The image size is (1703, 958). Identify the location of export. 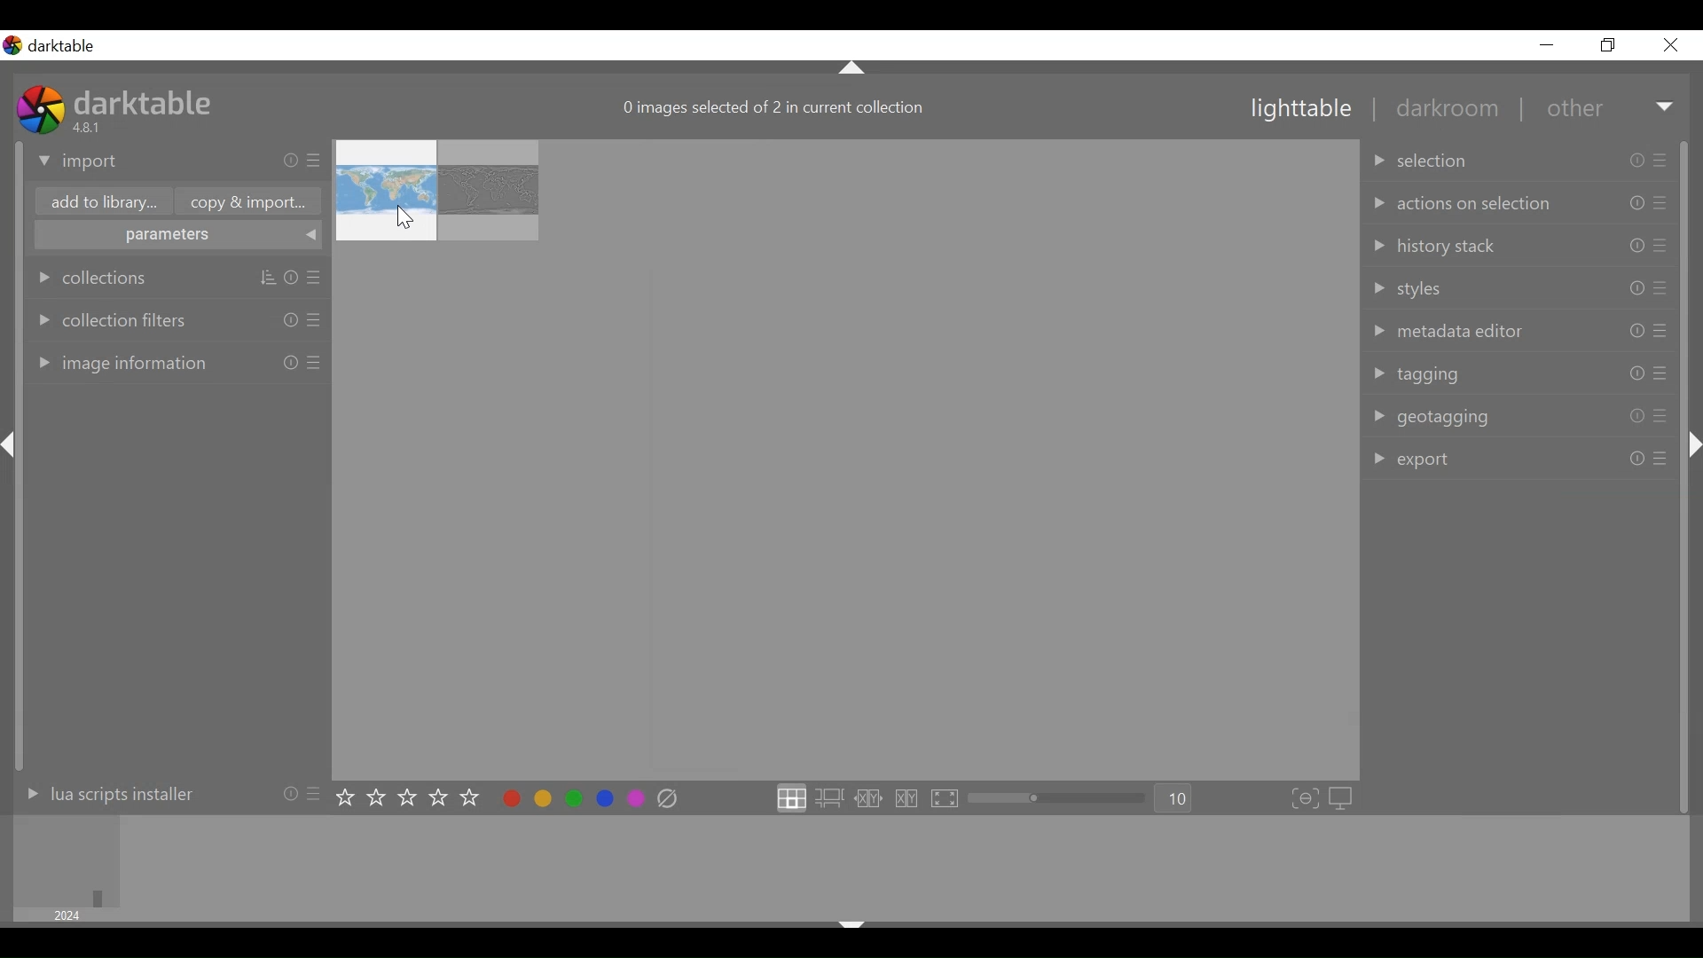
(1521, 459).